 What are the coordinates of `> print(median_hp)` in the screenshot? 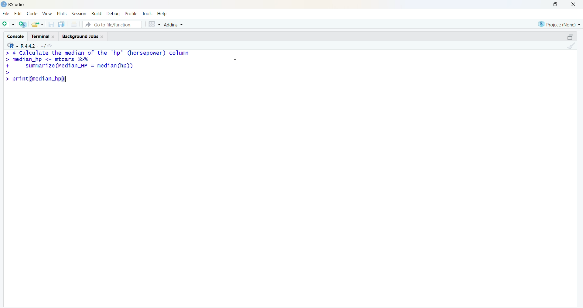 It's located at (36, 79).